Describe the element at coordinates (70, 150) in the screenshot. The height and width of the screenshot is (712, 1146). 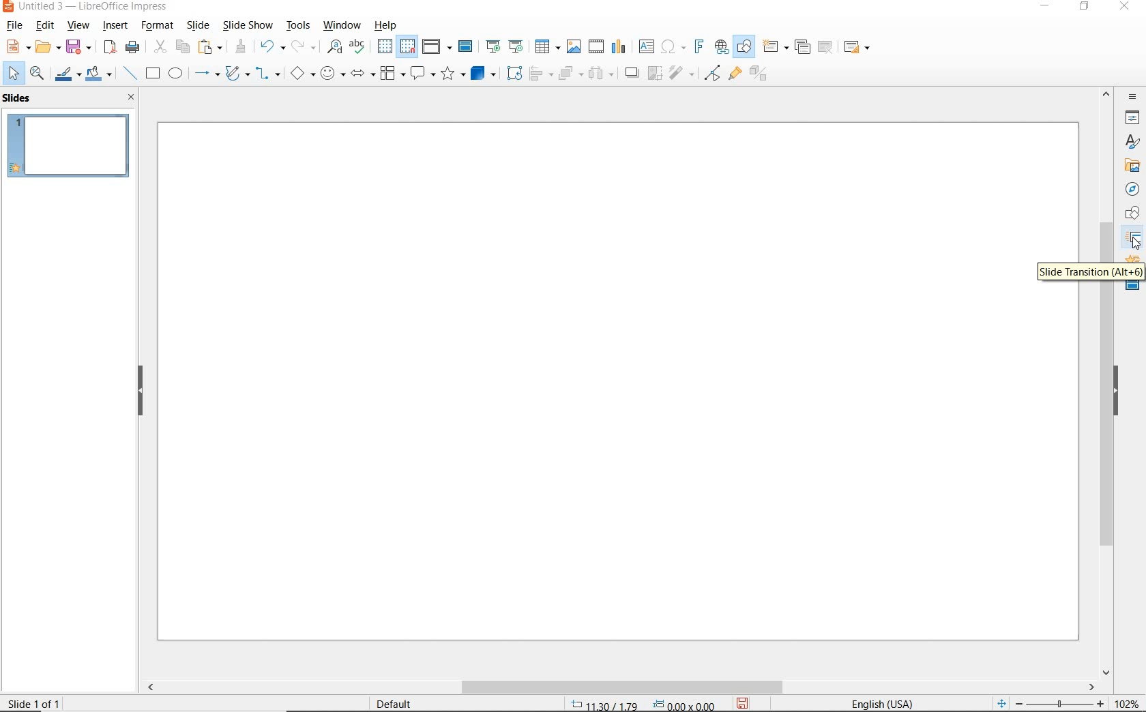
I see `SLIDE1` at that location.